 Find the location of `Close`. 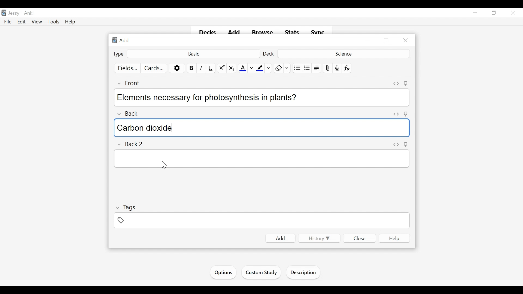

Close is located at coordinates (405, 41).